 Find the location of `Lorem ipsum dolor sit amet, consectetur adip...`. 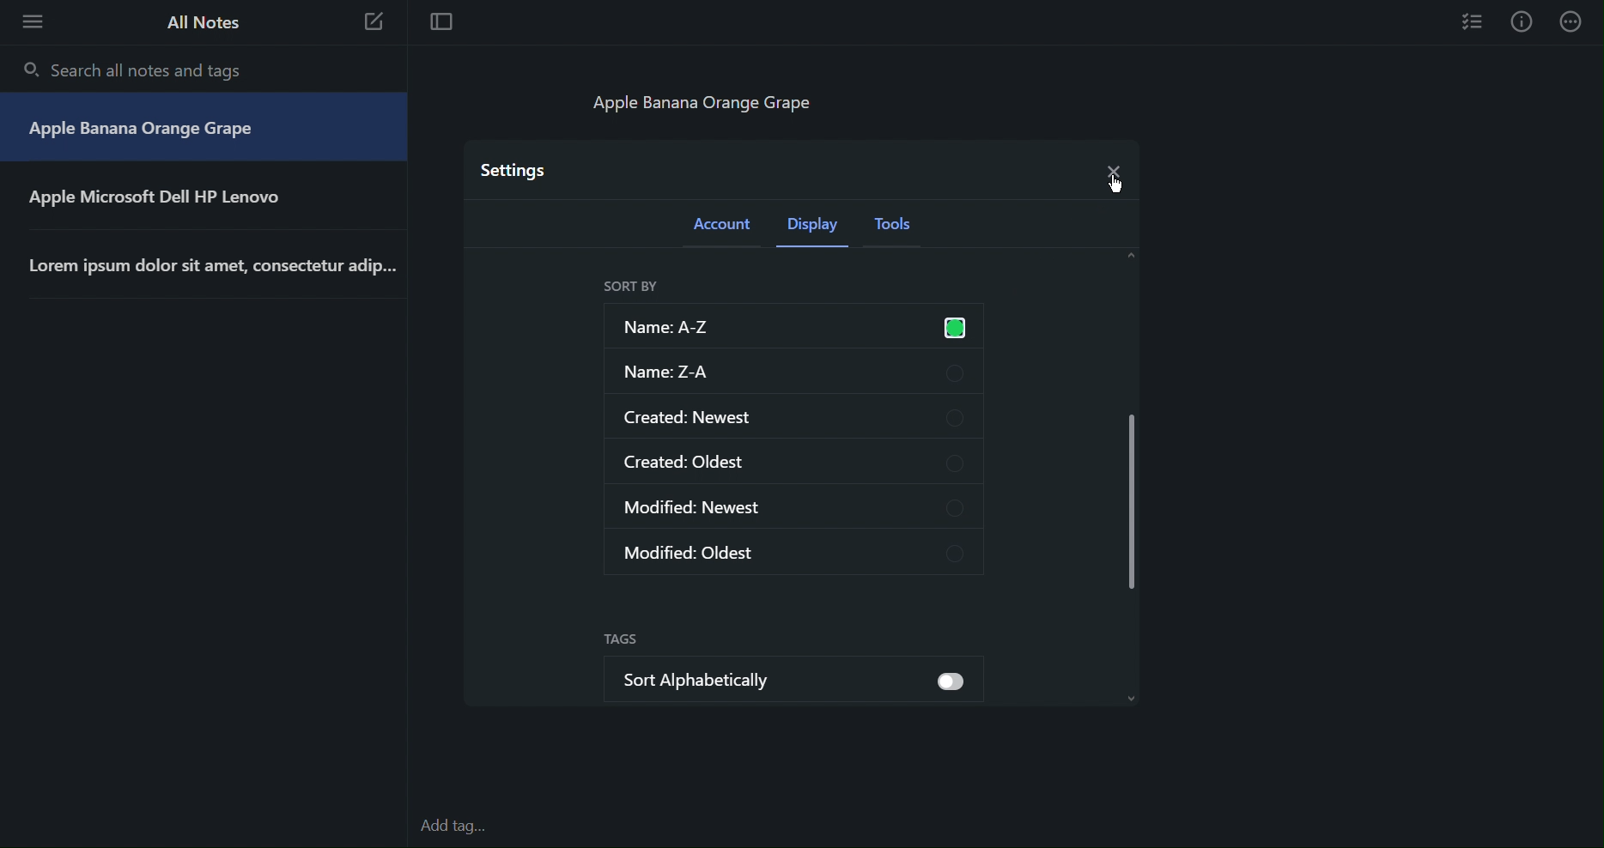

Lorem ipsum dolor sit amet, consectetur adip... is located at coordinates (217, 267).